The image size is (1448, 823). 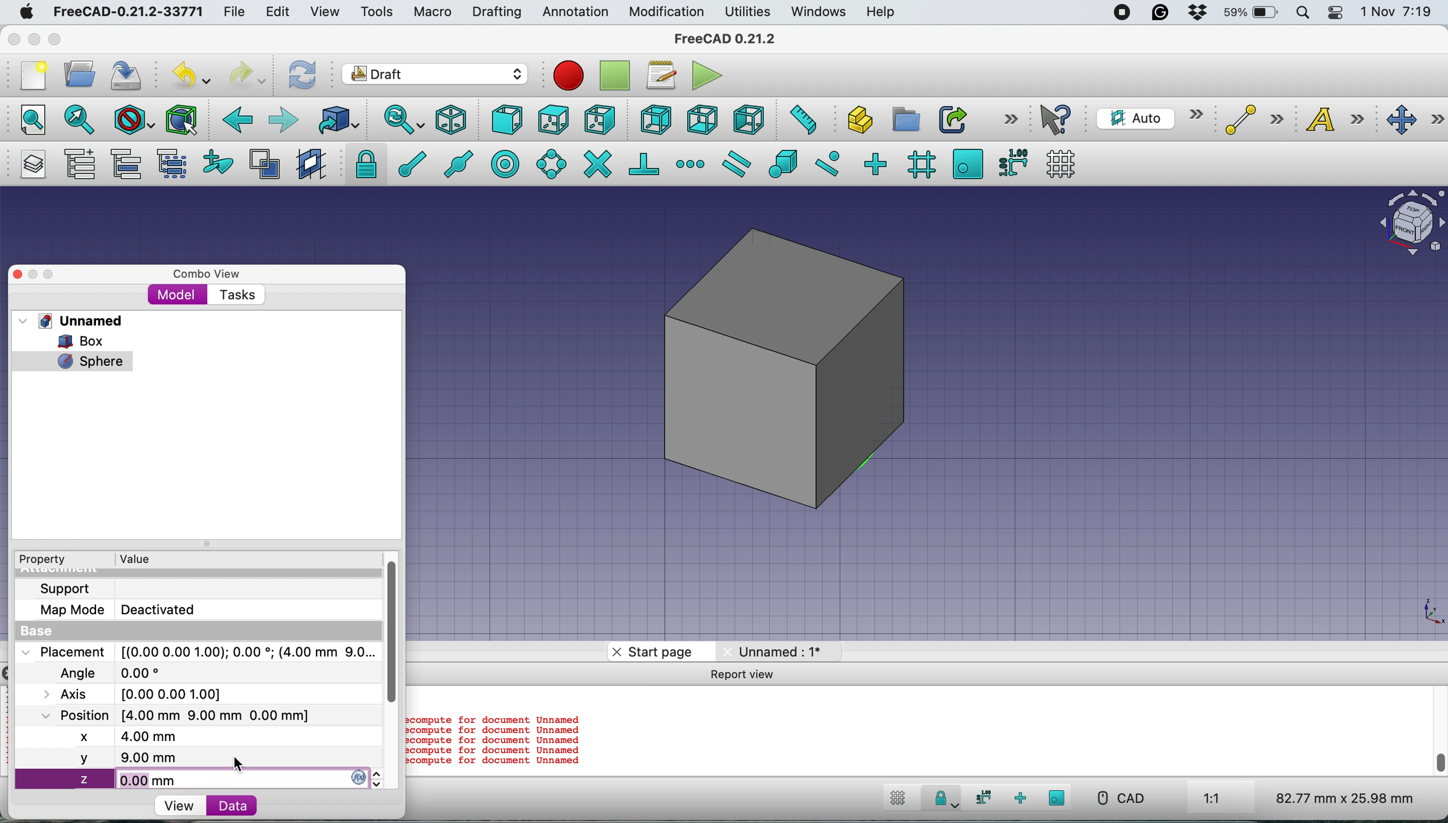 I want to click on undo, so click(x=193, y=74).